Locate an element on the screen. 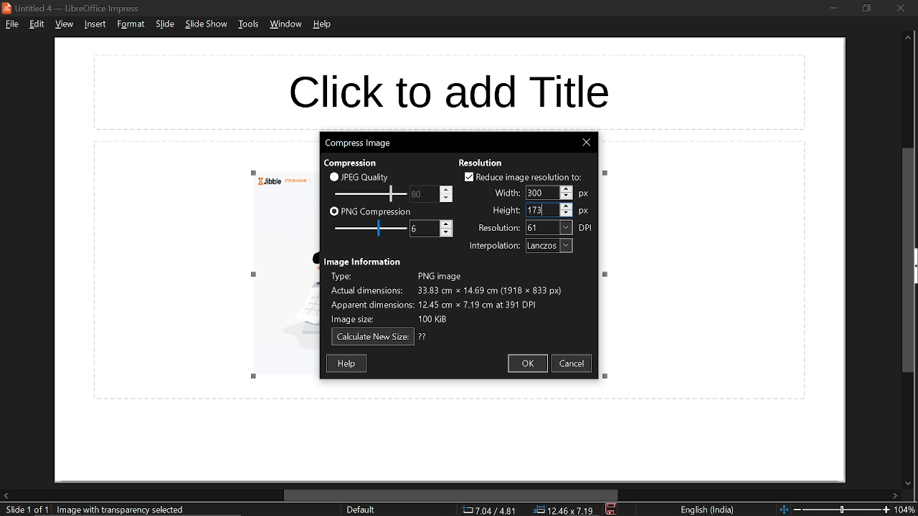  save is located at coordinates (611, 510).